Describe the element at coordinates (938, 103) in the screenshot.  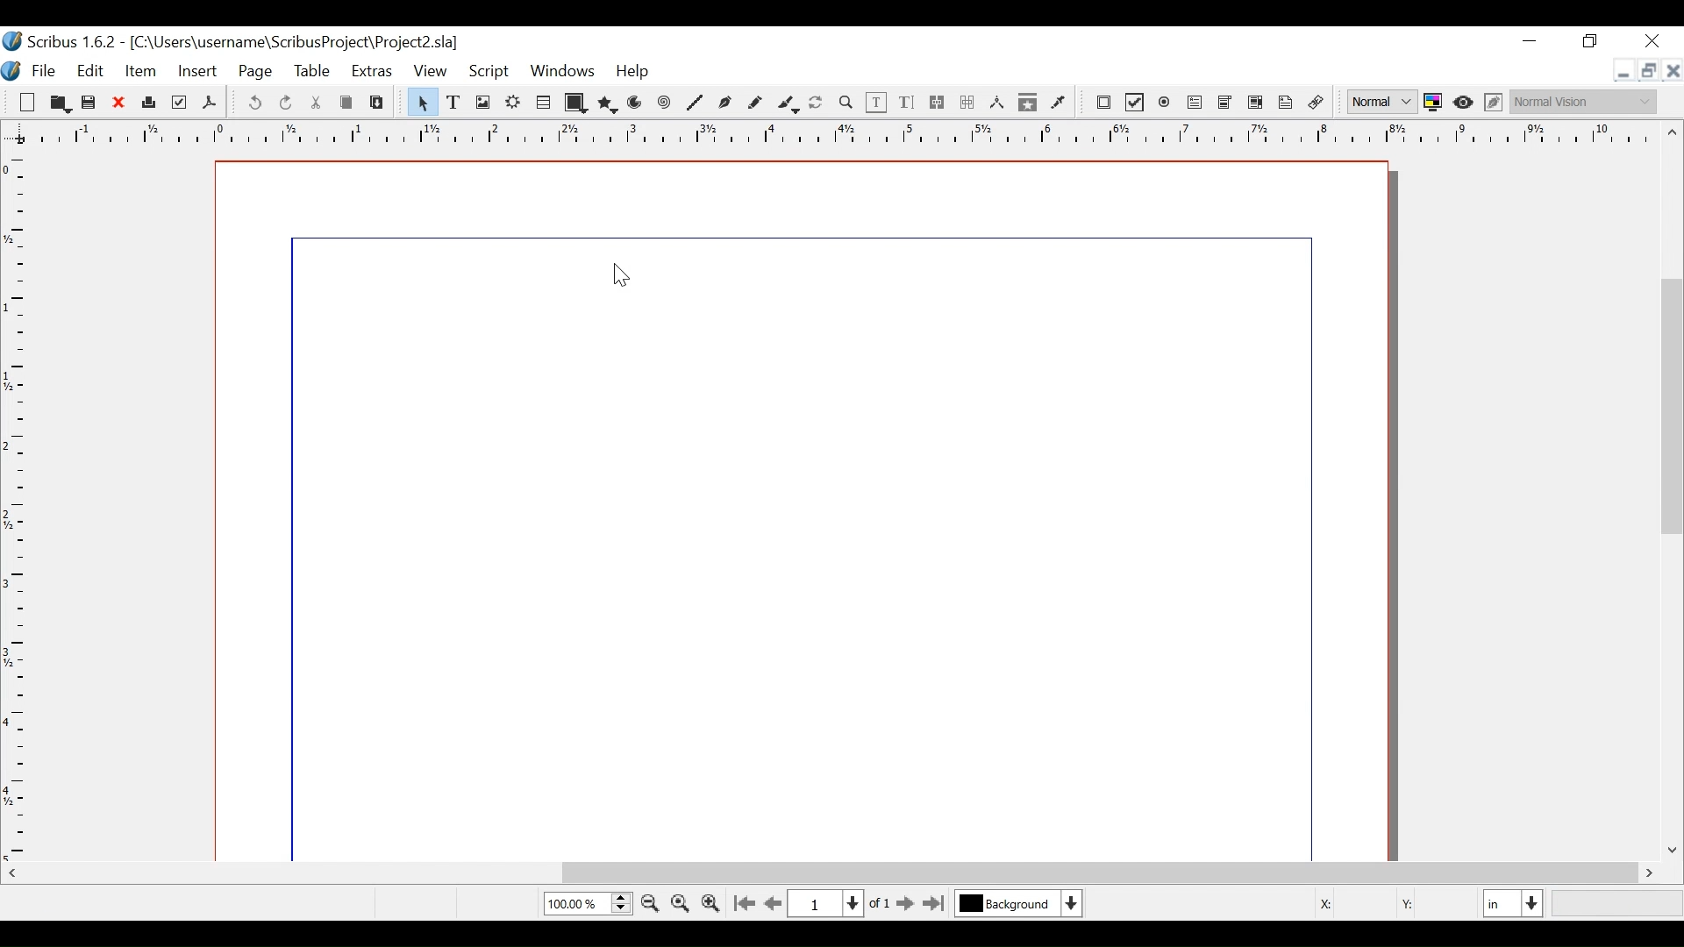
I see `link text frames` at that location.